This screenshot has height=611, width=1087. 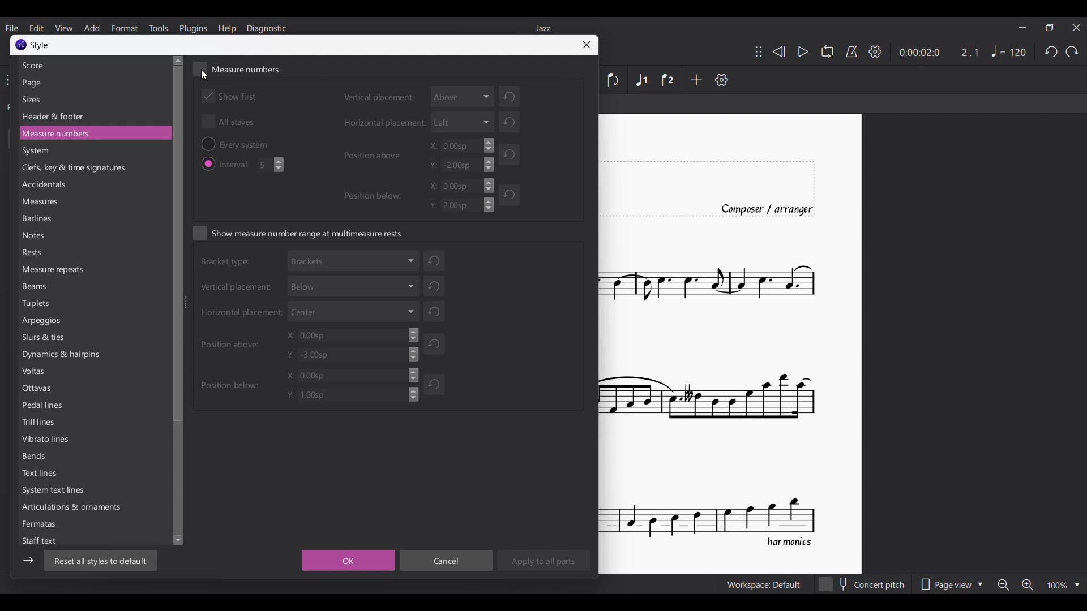 What do you see at coordinates (446, 560) in the screenshot?
I see `Cancel` at bounding box center [446, 560].